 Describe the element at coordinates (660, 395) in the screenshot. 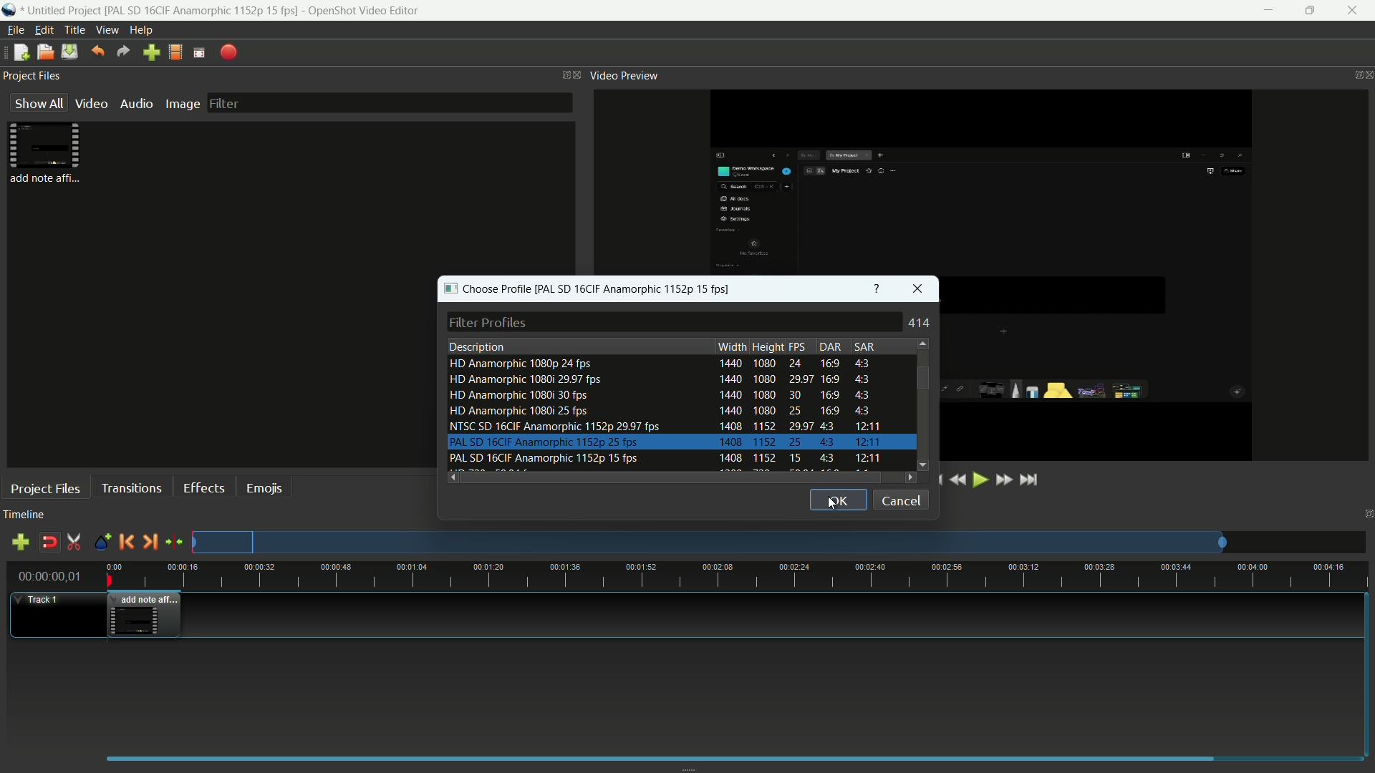

I see `profile-3` at that location.